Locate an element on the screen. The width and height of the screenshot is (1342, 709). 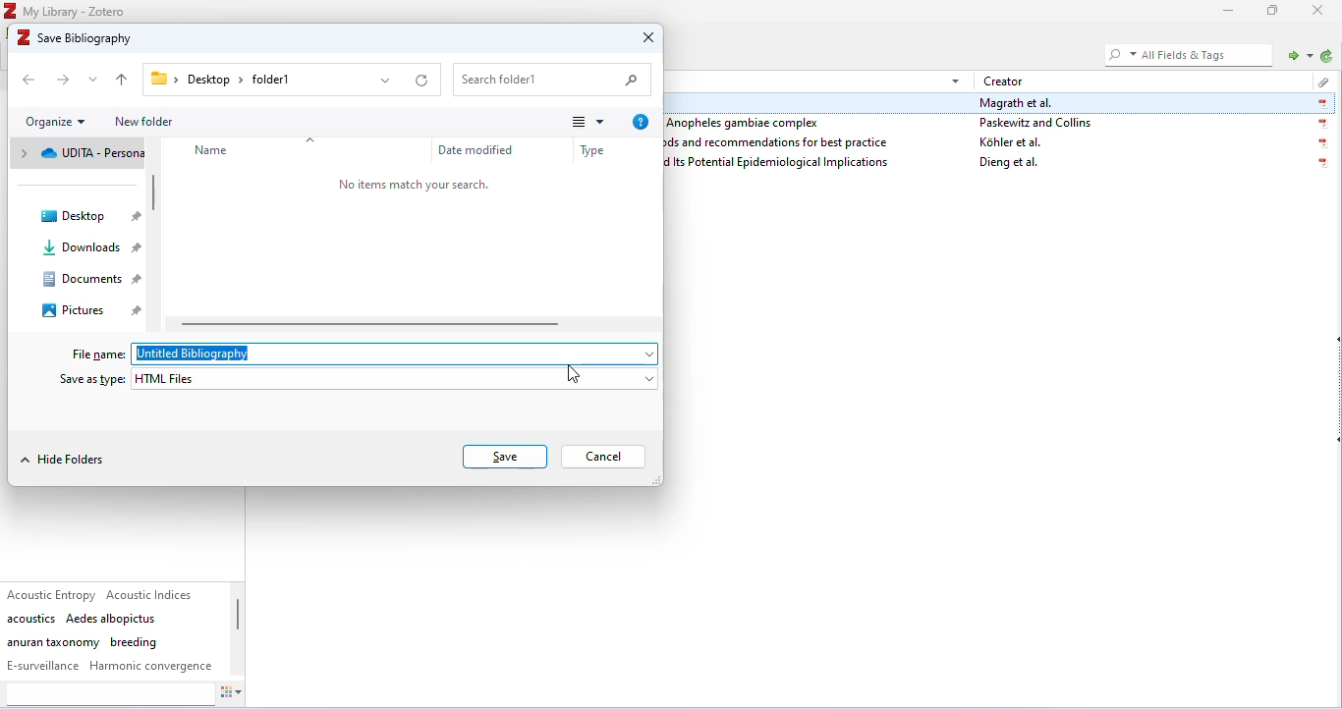
creator is located at coordinates (1005, 81).